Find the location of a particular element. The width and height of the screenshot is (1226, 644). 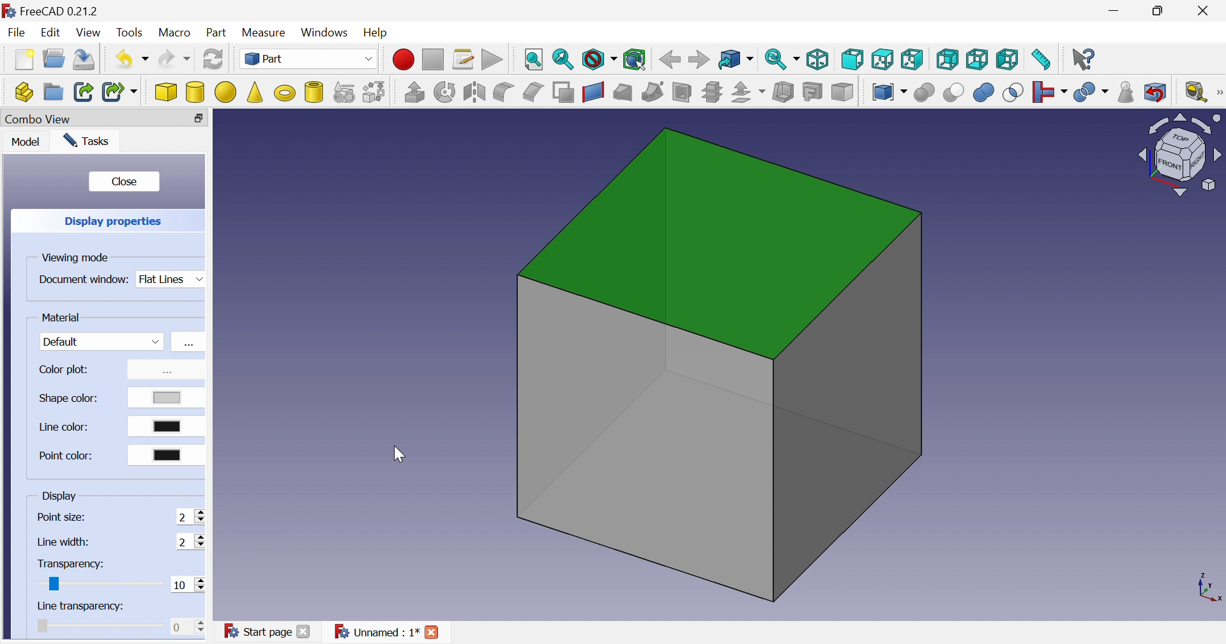

Create part is located at coordinates (22, 93).